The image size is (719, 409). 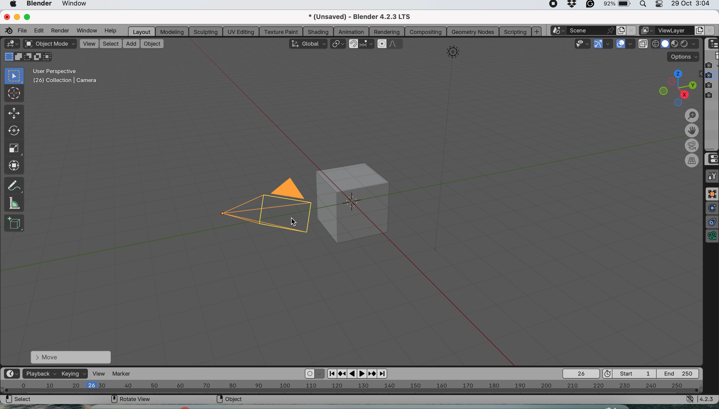 What do you see at coordinates (6, 16) in the screenshot?
I see `close` at bounding box center [6, 16].